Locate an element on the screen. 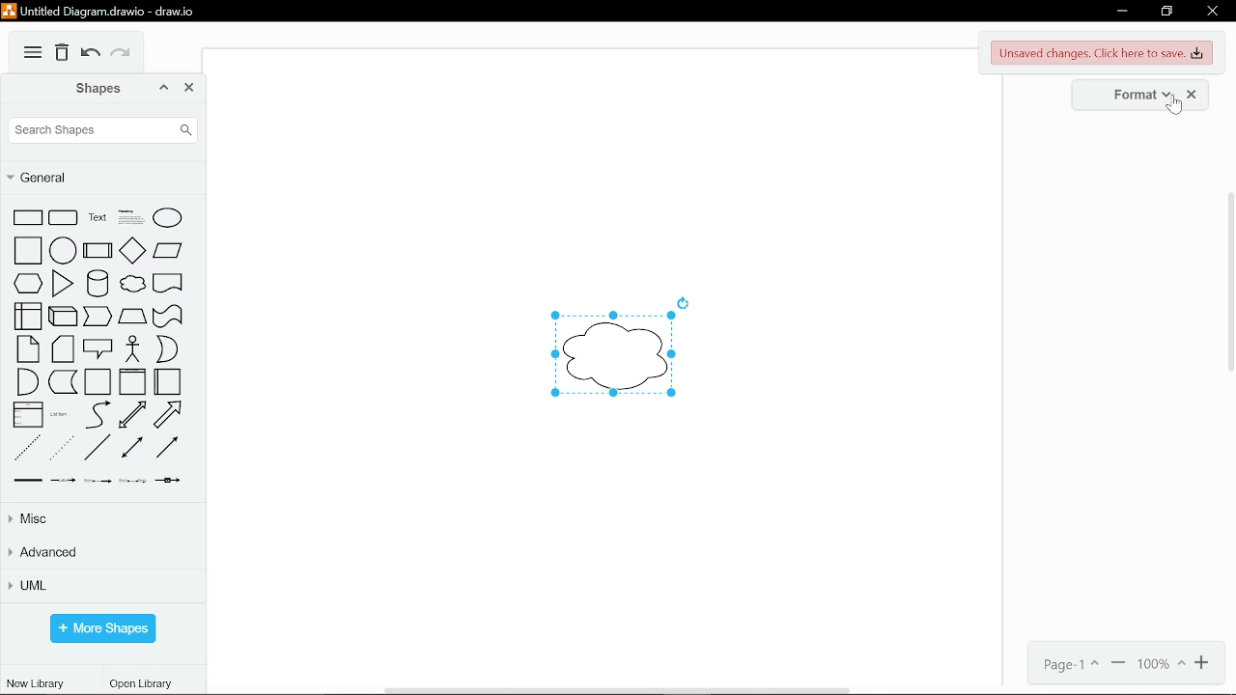 This screenshot has width=1236, height=695. and is located at coordinates (27, 382).